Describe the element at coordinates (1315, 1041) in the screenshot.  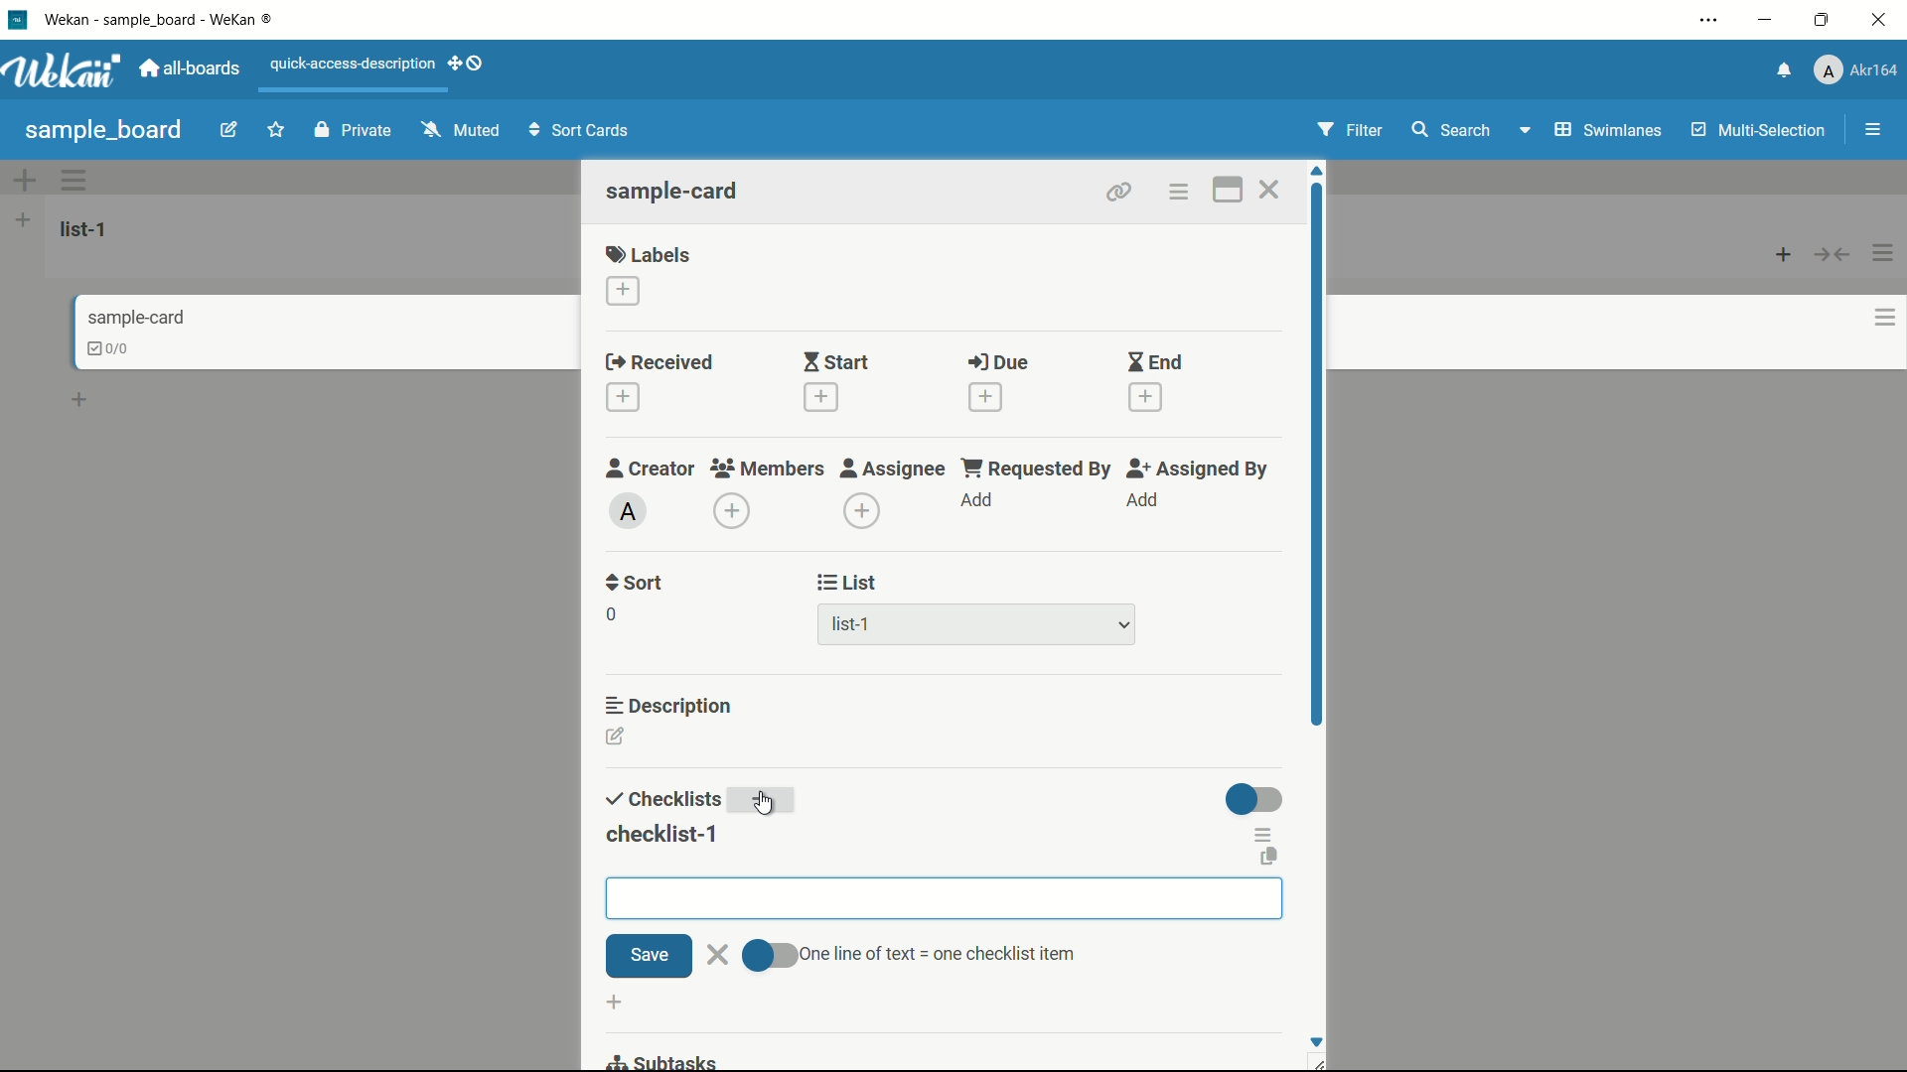
I see `scroll down` at that location.